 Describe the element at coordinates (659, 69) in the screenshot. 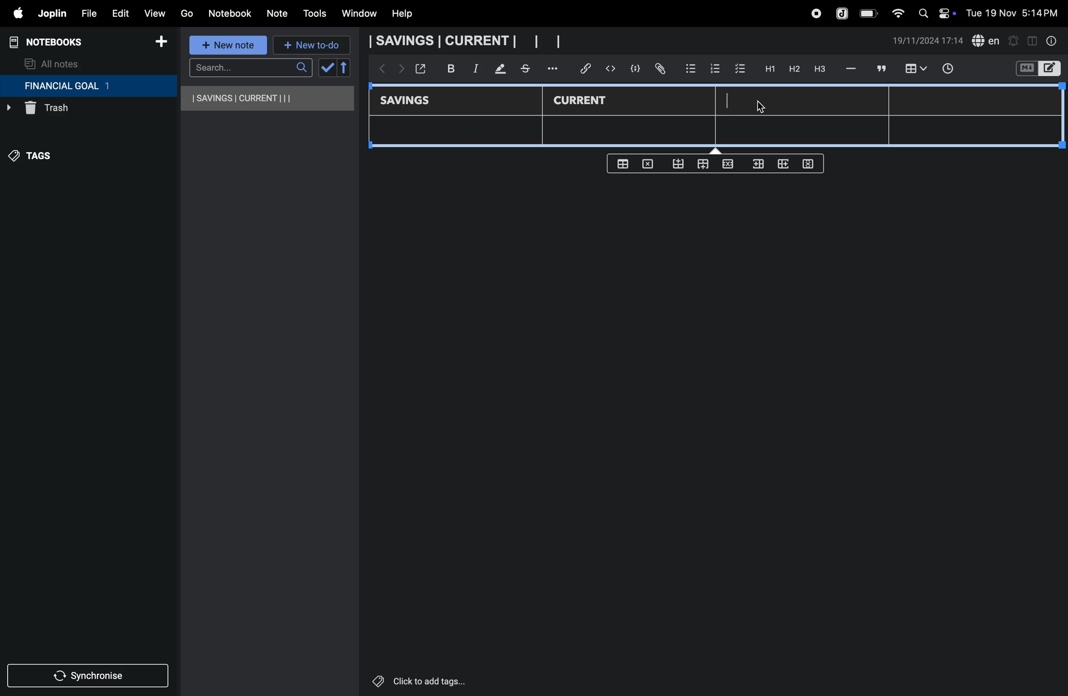

I see `attach file` at that location.